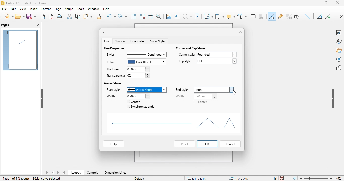  I want to click on none, so click(215, 89).